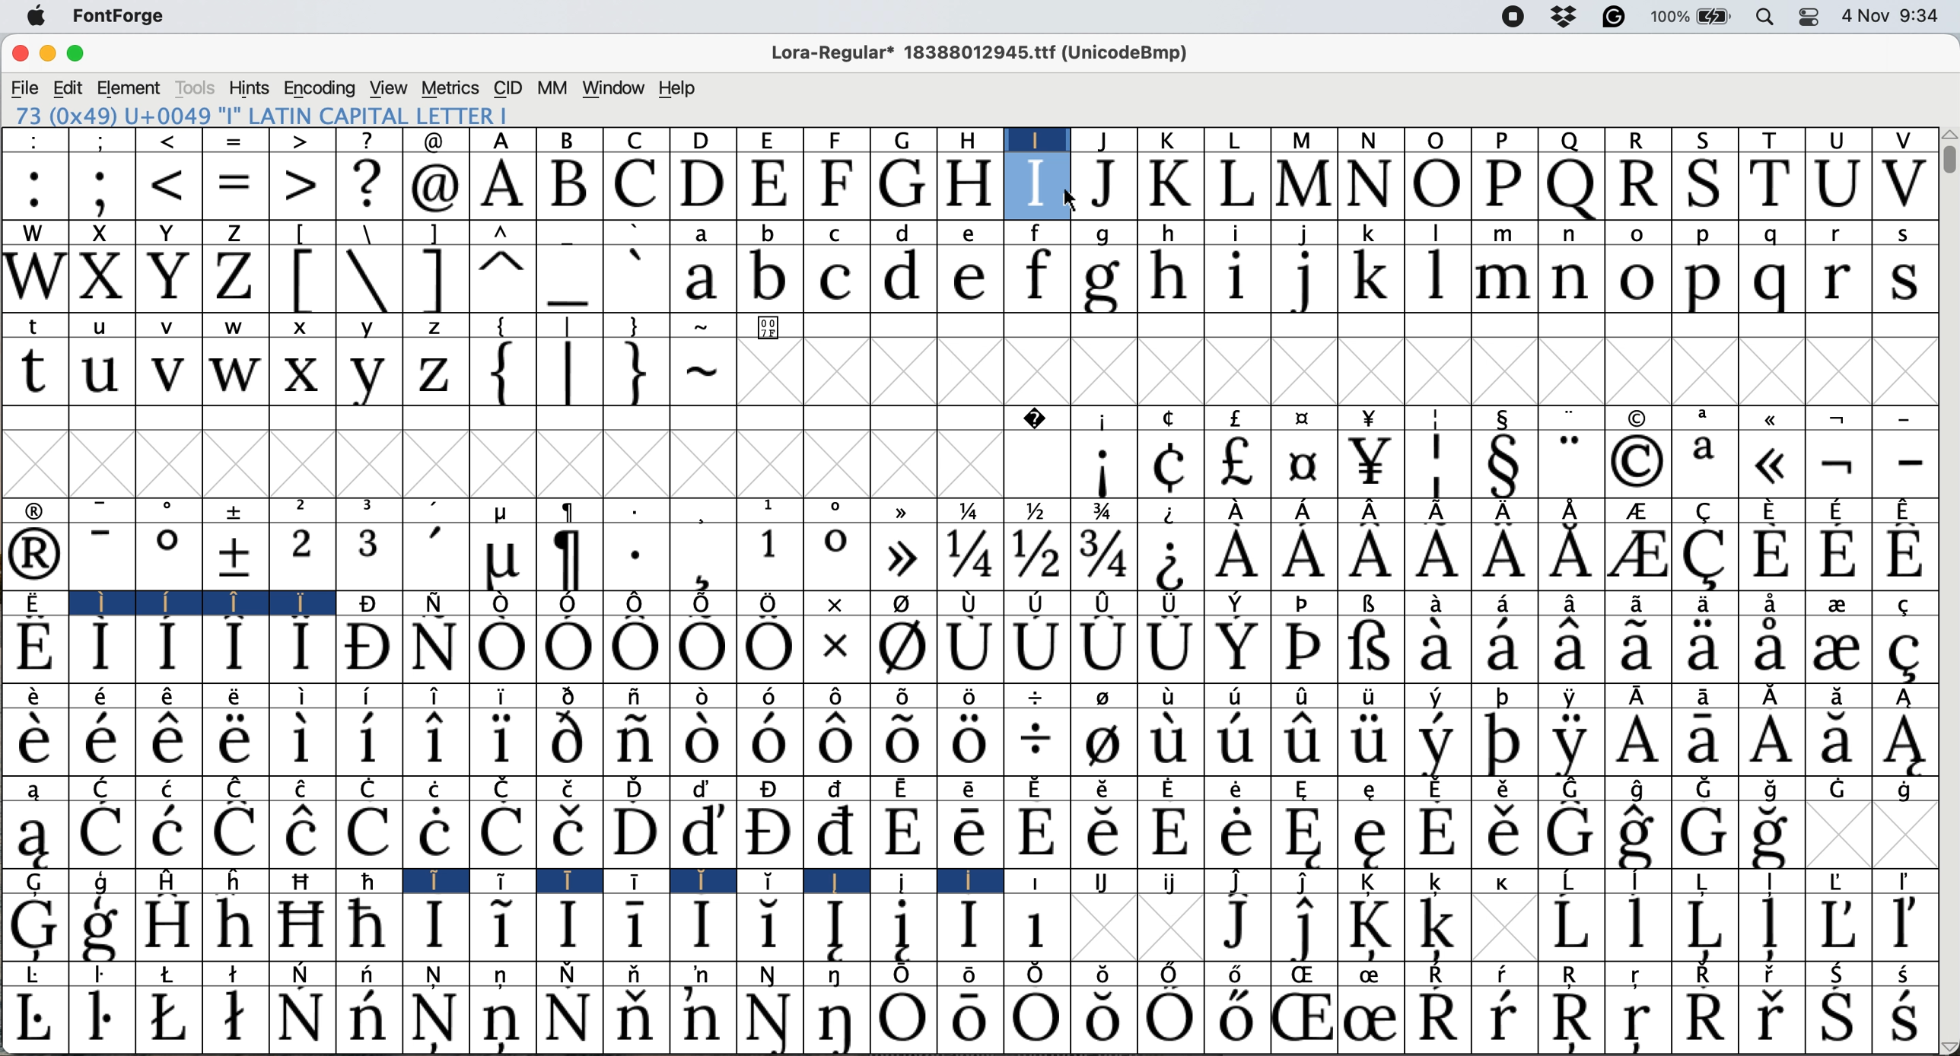 The width and height of the screenshot is (1960, 1056). What do you see at coordinates (1839, 740) in the screenshot?
I see `Symbol` at bounding box center [1839, 740].